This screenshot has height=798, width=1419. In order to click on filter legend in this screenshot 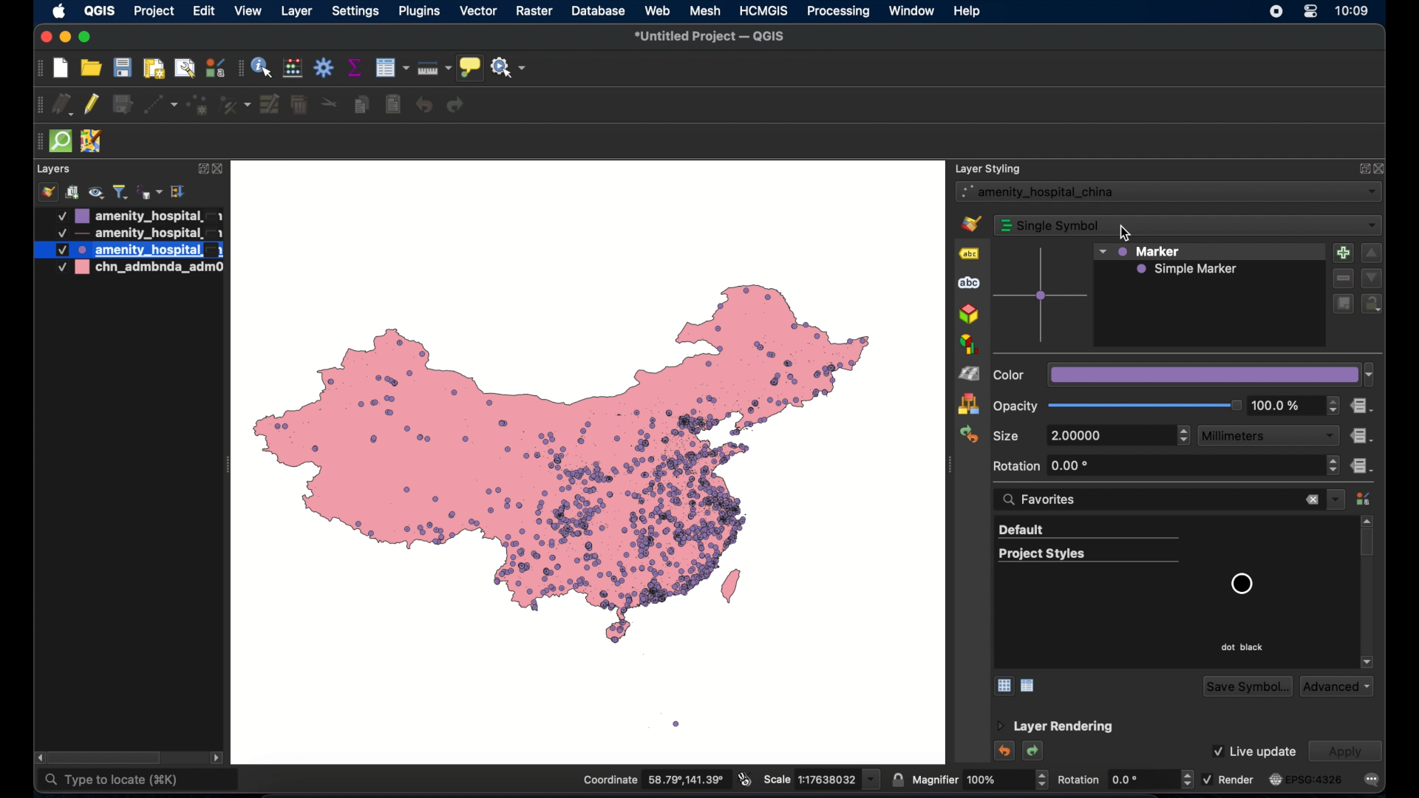, I will do `click(120, 192)`.